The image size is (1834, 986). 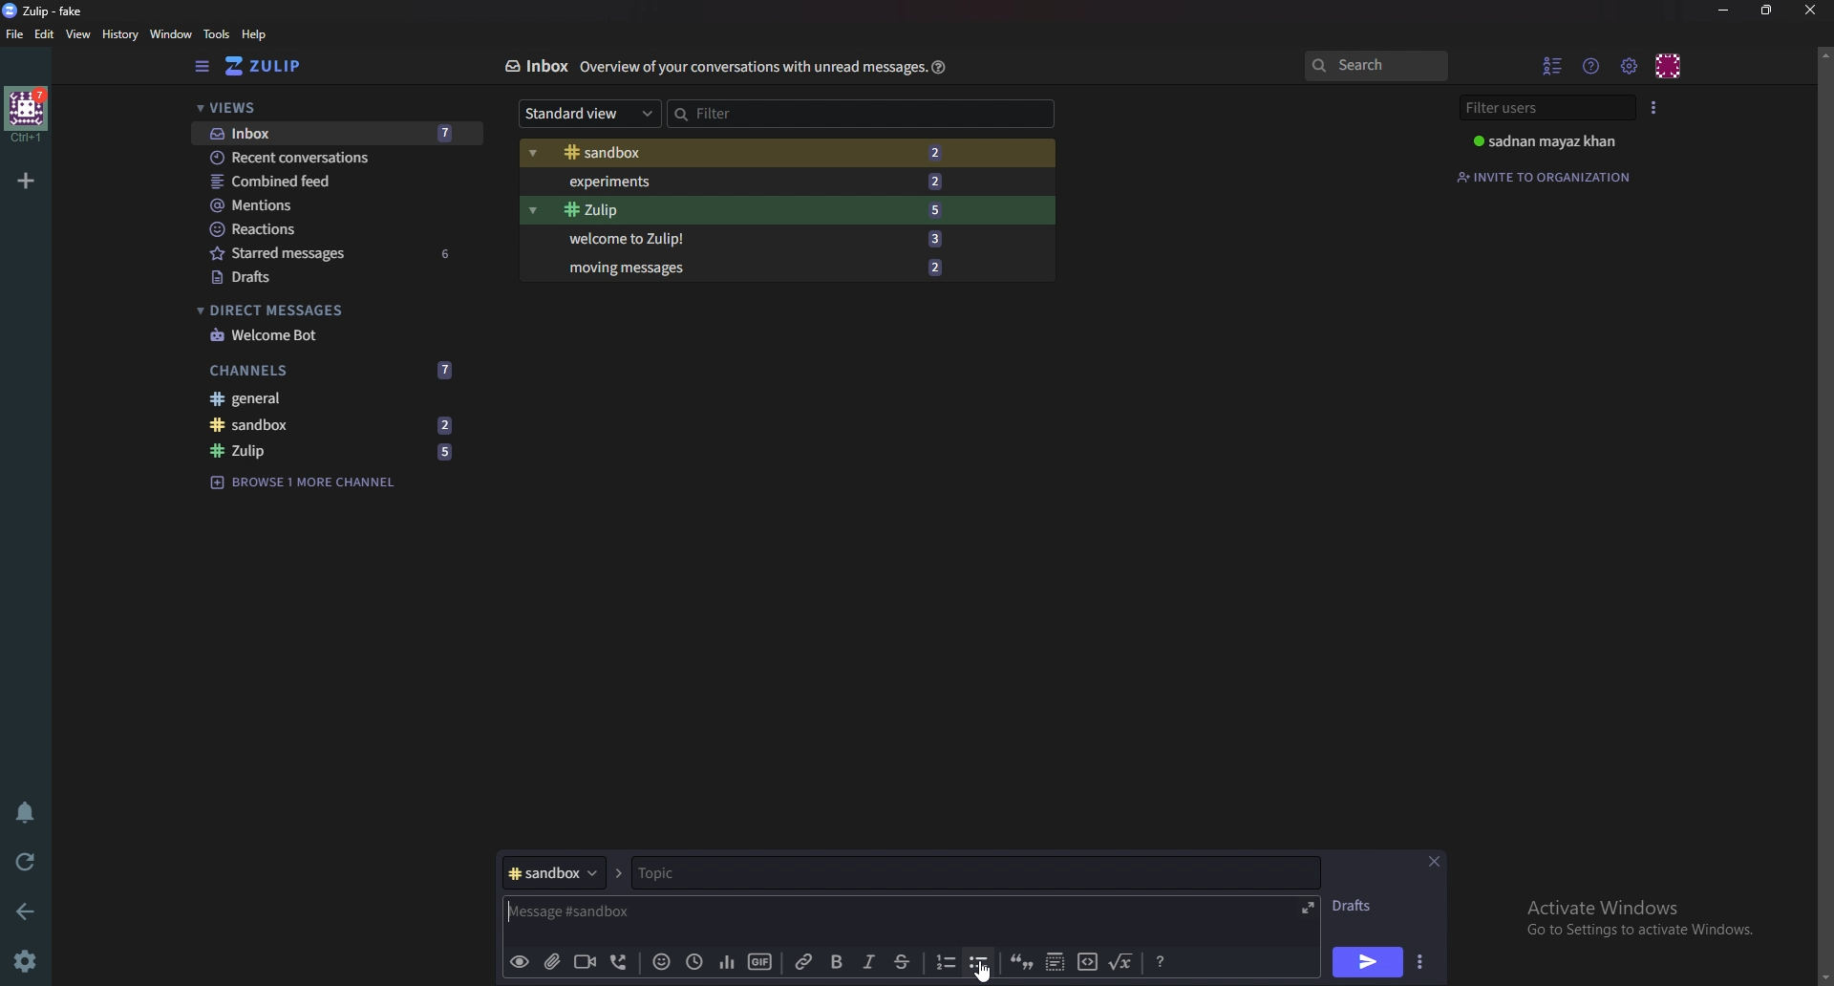 I want to click on Sandbox, so click(x=745, y=154).